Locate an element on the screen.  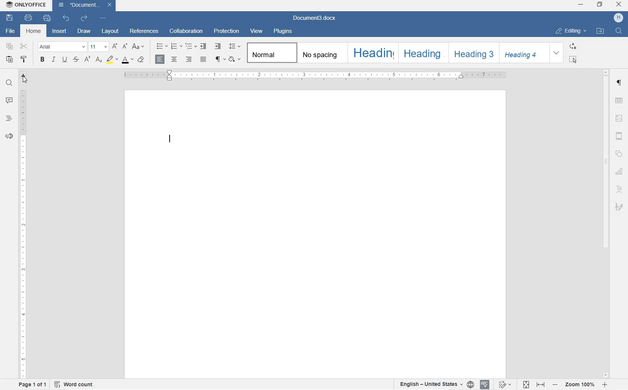
FIND is located at coordinates (9, 84).